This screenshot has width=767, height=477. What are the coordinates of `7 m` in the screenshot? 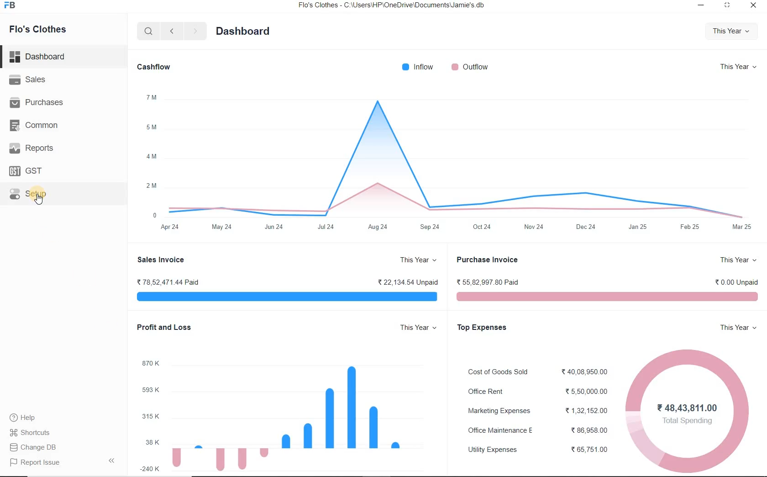 It's located at (152, 97).